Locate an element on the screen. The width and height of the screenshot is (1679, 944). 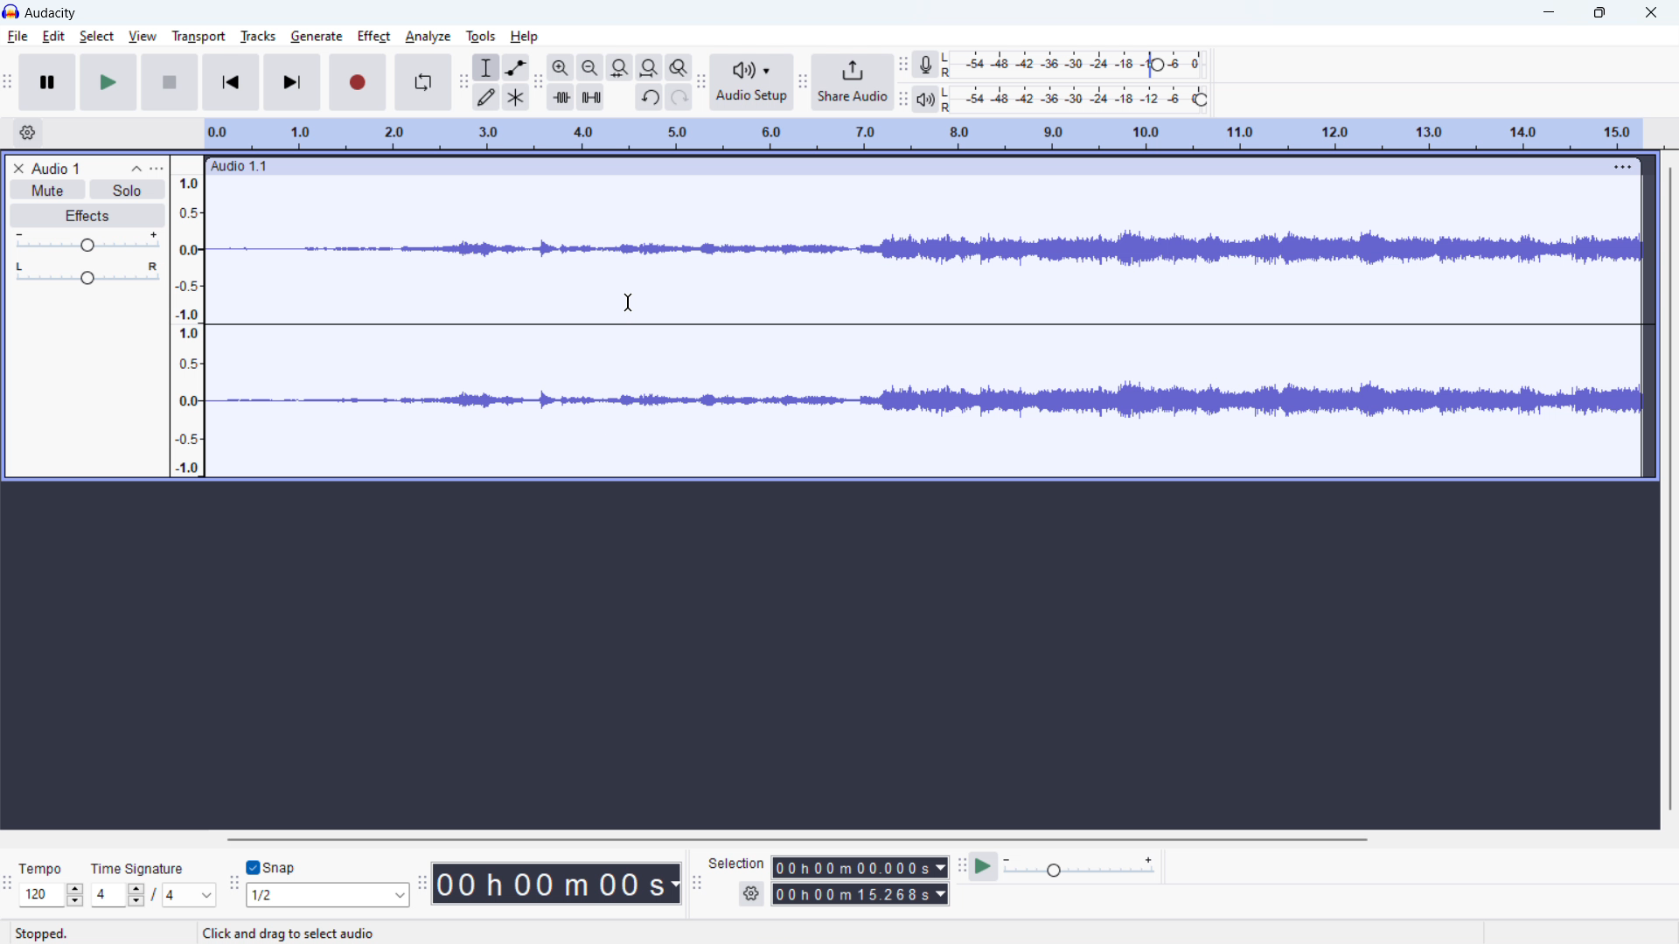
cursor is located at coordinates (629, 302).